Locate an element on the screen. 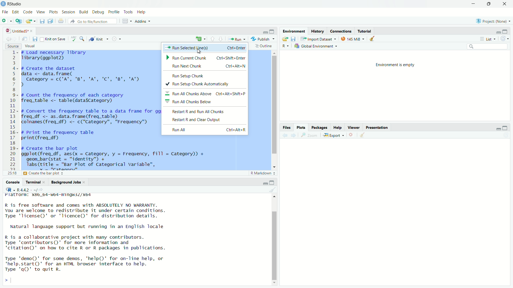 This screenshot has height=288, width=513. profile is located at coordinates (114, 12).